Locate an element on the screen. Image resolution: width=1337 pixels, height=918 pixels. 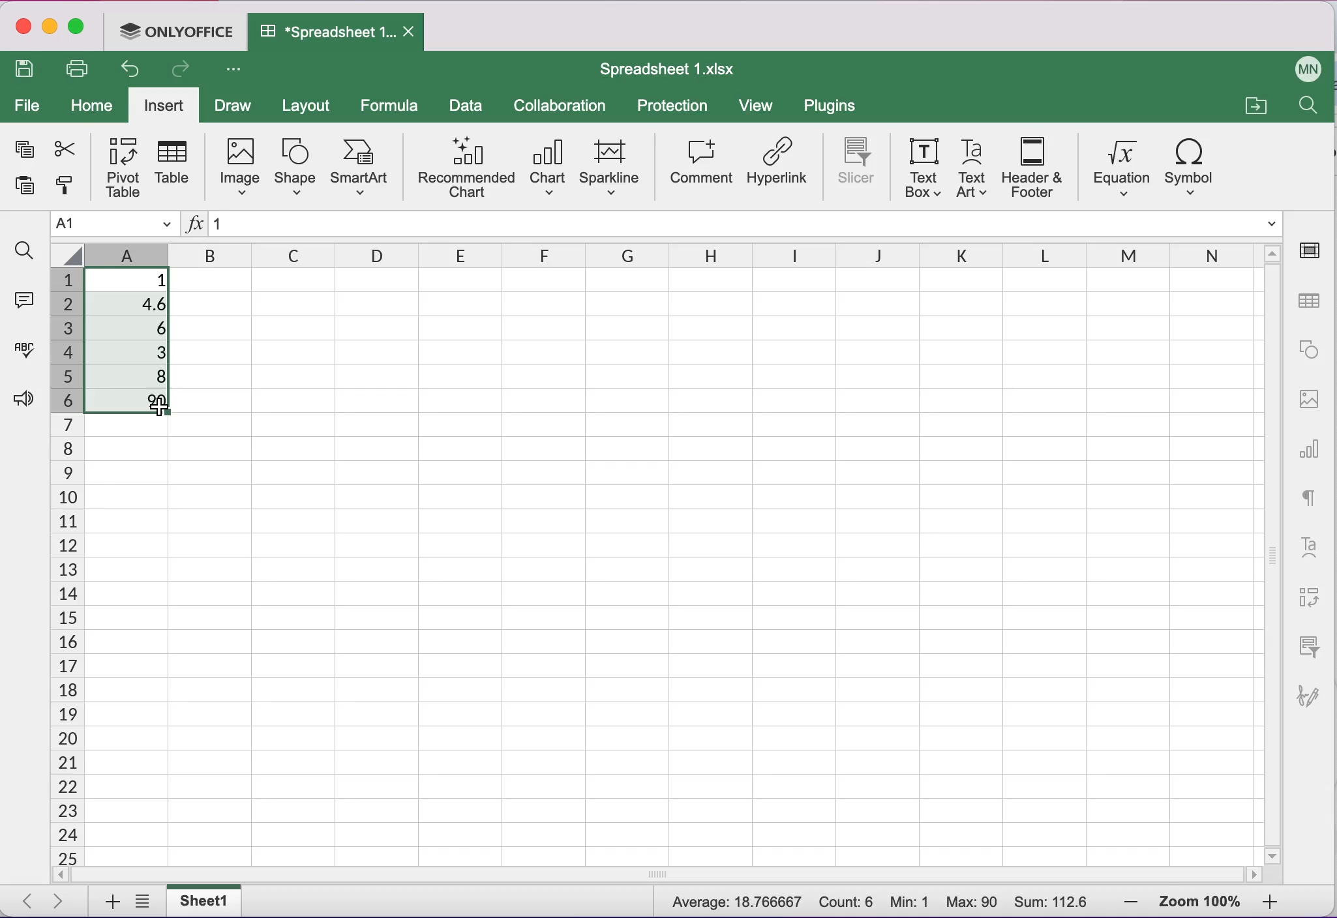
Name manager A1 is located at coordinates (113, 225).